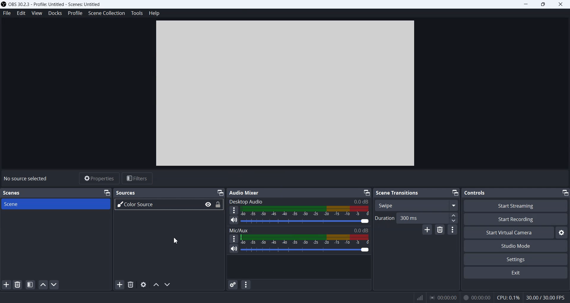 This screenshot has height=303, width=570. I want to click on Move Source Down, so click(168, 285).